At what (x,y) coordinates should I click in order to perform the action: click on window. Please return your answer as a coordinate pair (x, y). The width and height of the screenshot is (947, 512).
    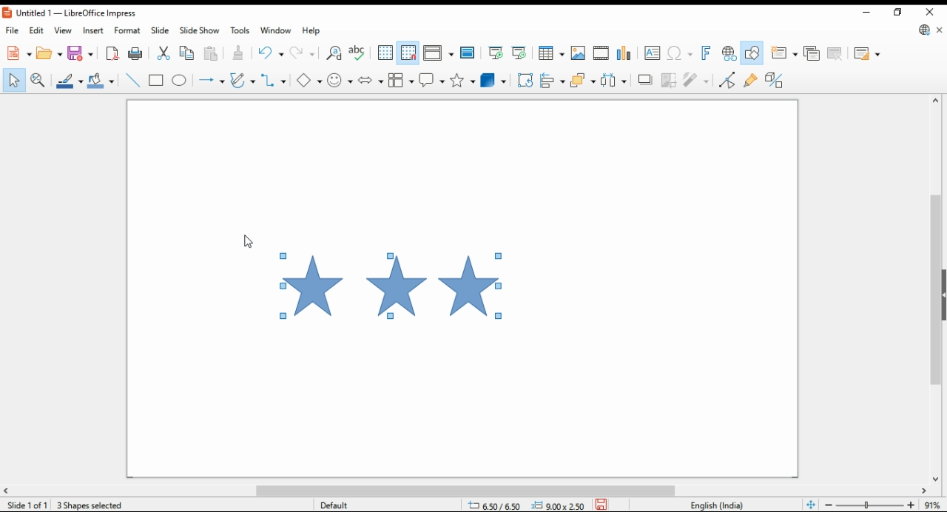
    Looking at the image, I should click on (276, 32).